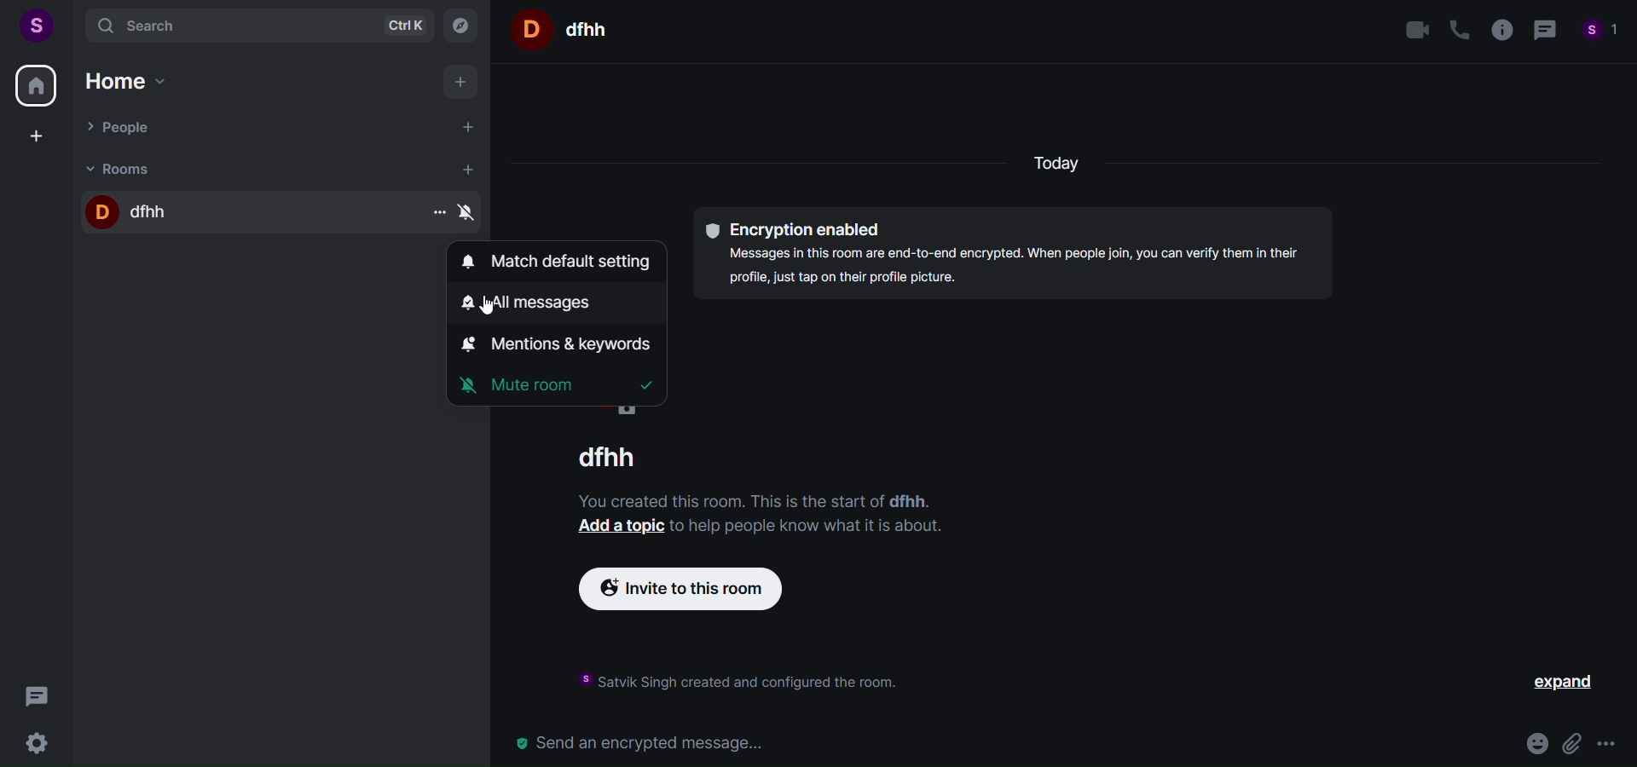 This screenshot has width=1637, height=767. Describe the element at coordinates (619, 527) in the screenshot. I see `add a topic` at that location.